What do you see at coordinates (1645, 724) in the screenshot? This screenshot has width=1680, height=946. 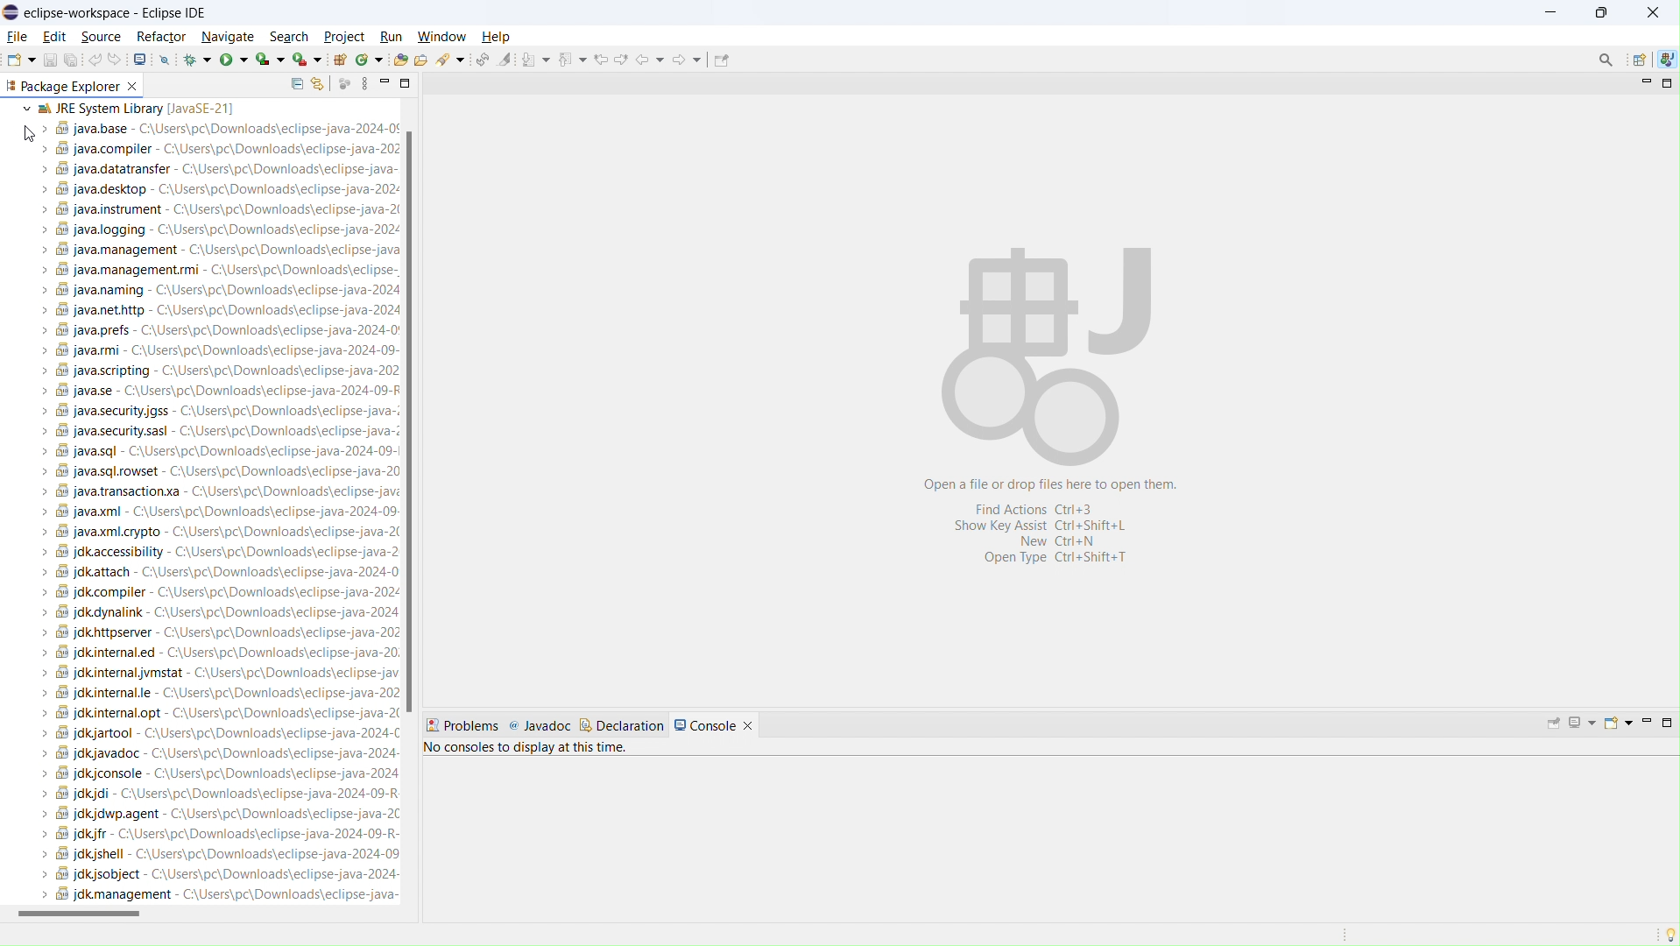 I see `minimize` at bounding box center [1645, 724].